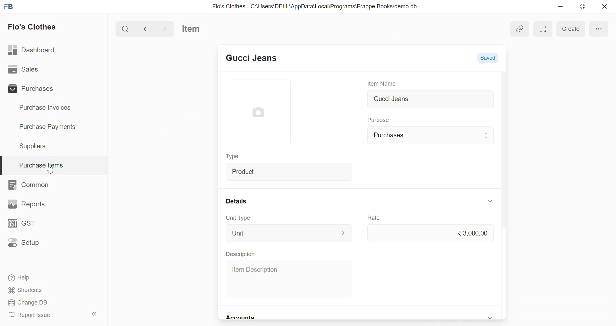 This screenshot has height=326, width=616. What do you see at coordinates (506, 195) in the screenshot?
I see `scroll bar` at bounding box center [506, 195].